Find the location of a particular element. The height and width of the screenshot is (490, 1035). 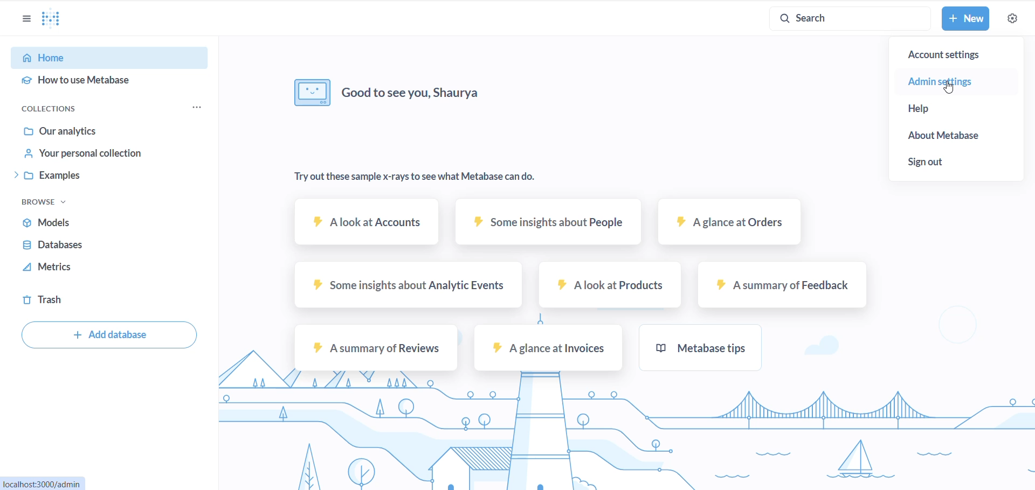

EXAMPLES is located at coordinates (88, 176).